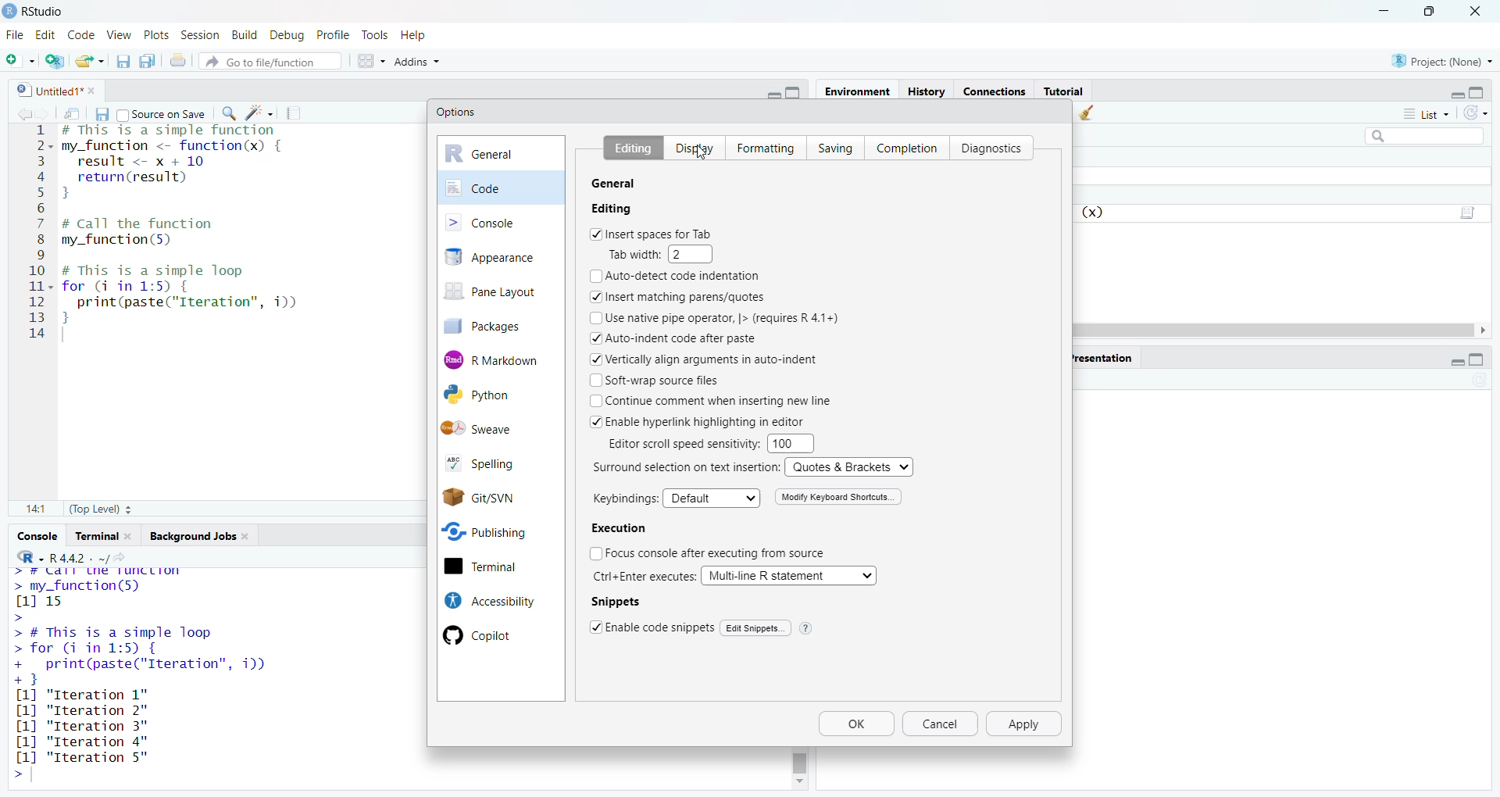 The height and width of the screenshot is (797, 1500). Describe the element at coordinates (839, 499) in the screenshot. I see `Modify Keyboard Shortcuts.` at that location.